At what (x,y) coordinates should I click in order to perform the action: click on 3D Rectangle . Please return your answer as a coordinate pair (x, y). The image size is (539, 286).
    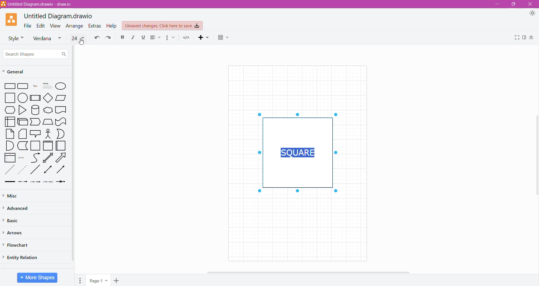
    Looking at the image, I should click on (22, 122).